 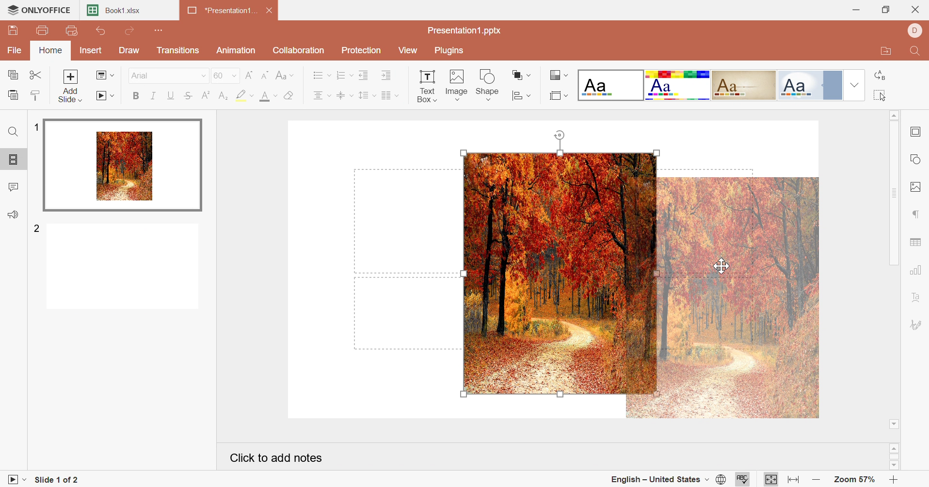 What do you see at coordinates (13, 214) in the screenshot?
I see `Feedback & support` at bounding box center [13, 214].